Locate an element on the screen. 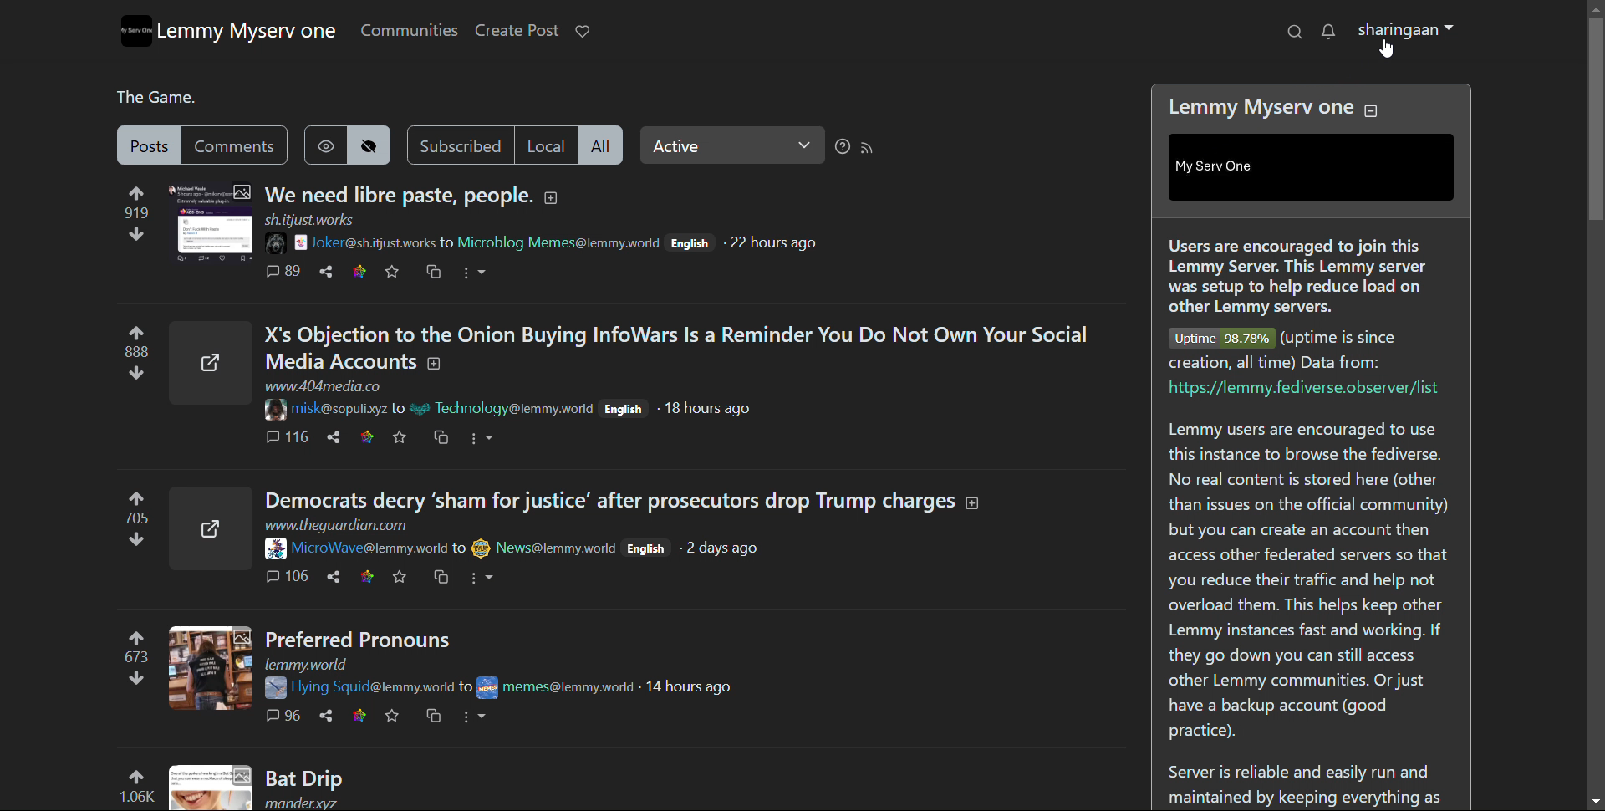 This screenshot has width=1605, height=811. hide hidden posts is located at coordinates (368, 145).